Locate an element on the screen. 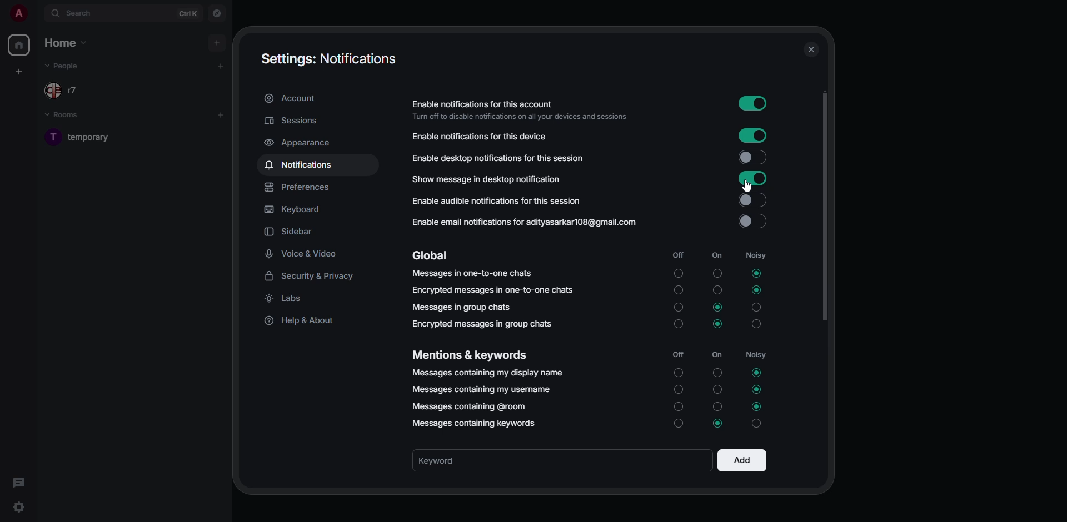  On Unselected is located at coordinates (717, 406).